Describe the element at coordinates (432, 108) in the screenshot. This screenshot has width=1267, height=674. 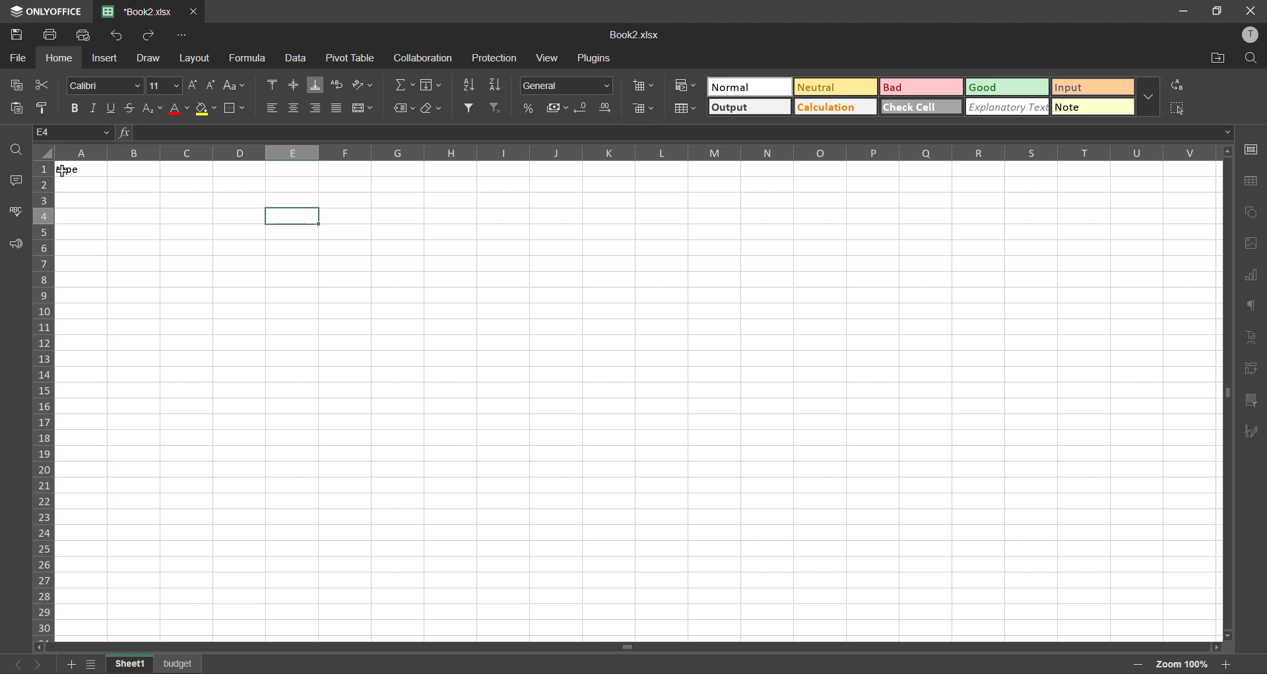
I see `clear` at that location.